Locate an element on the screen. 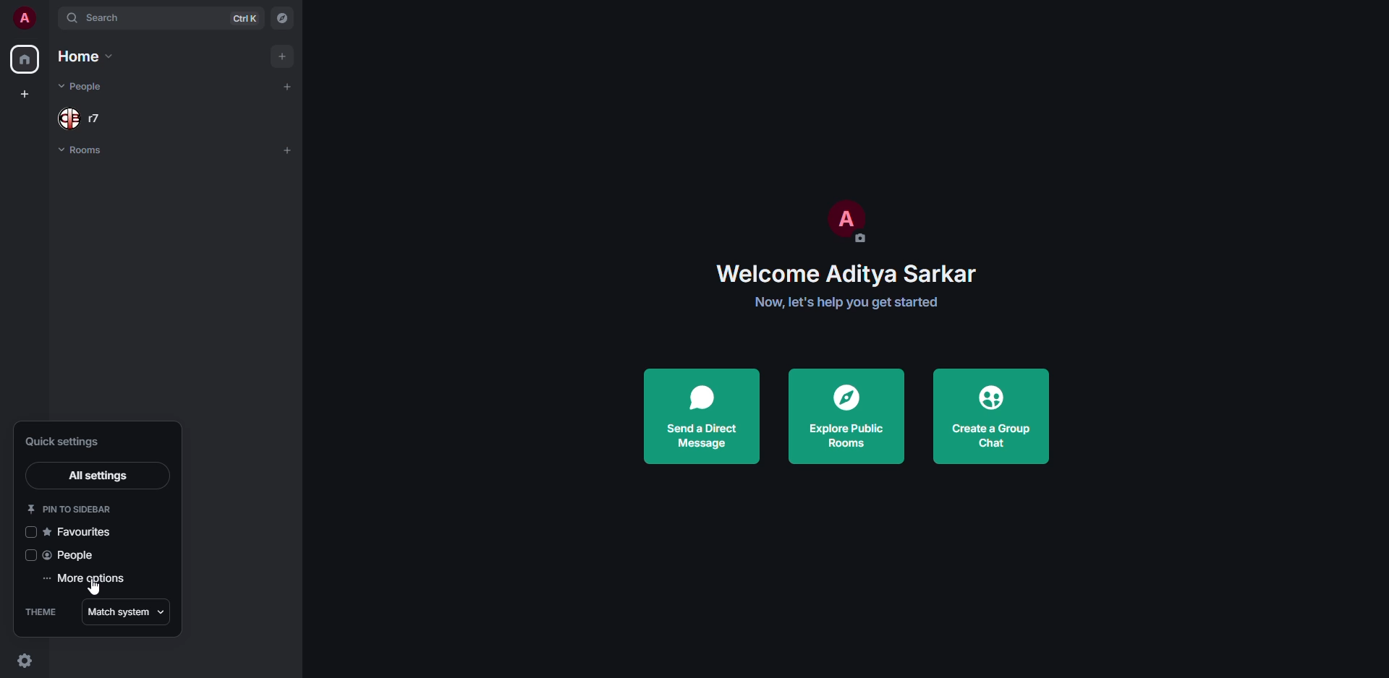  add is located at coordinates (291, 86).